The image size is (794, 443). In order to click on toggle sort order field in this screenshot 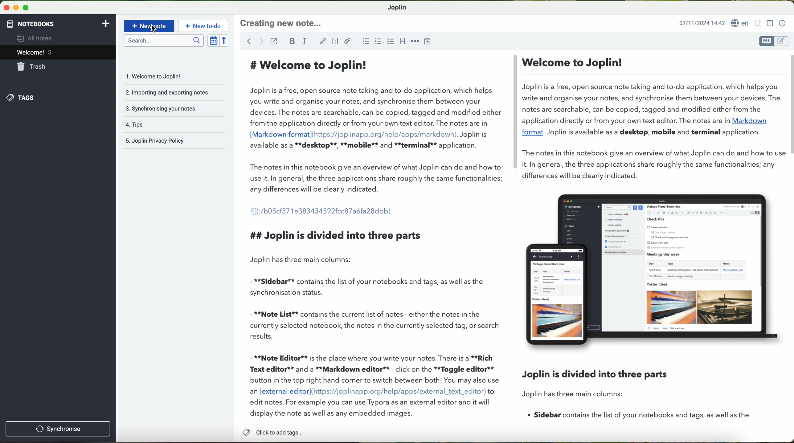, I will do `click(212, 41)`.